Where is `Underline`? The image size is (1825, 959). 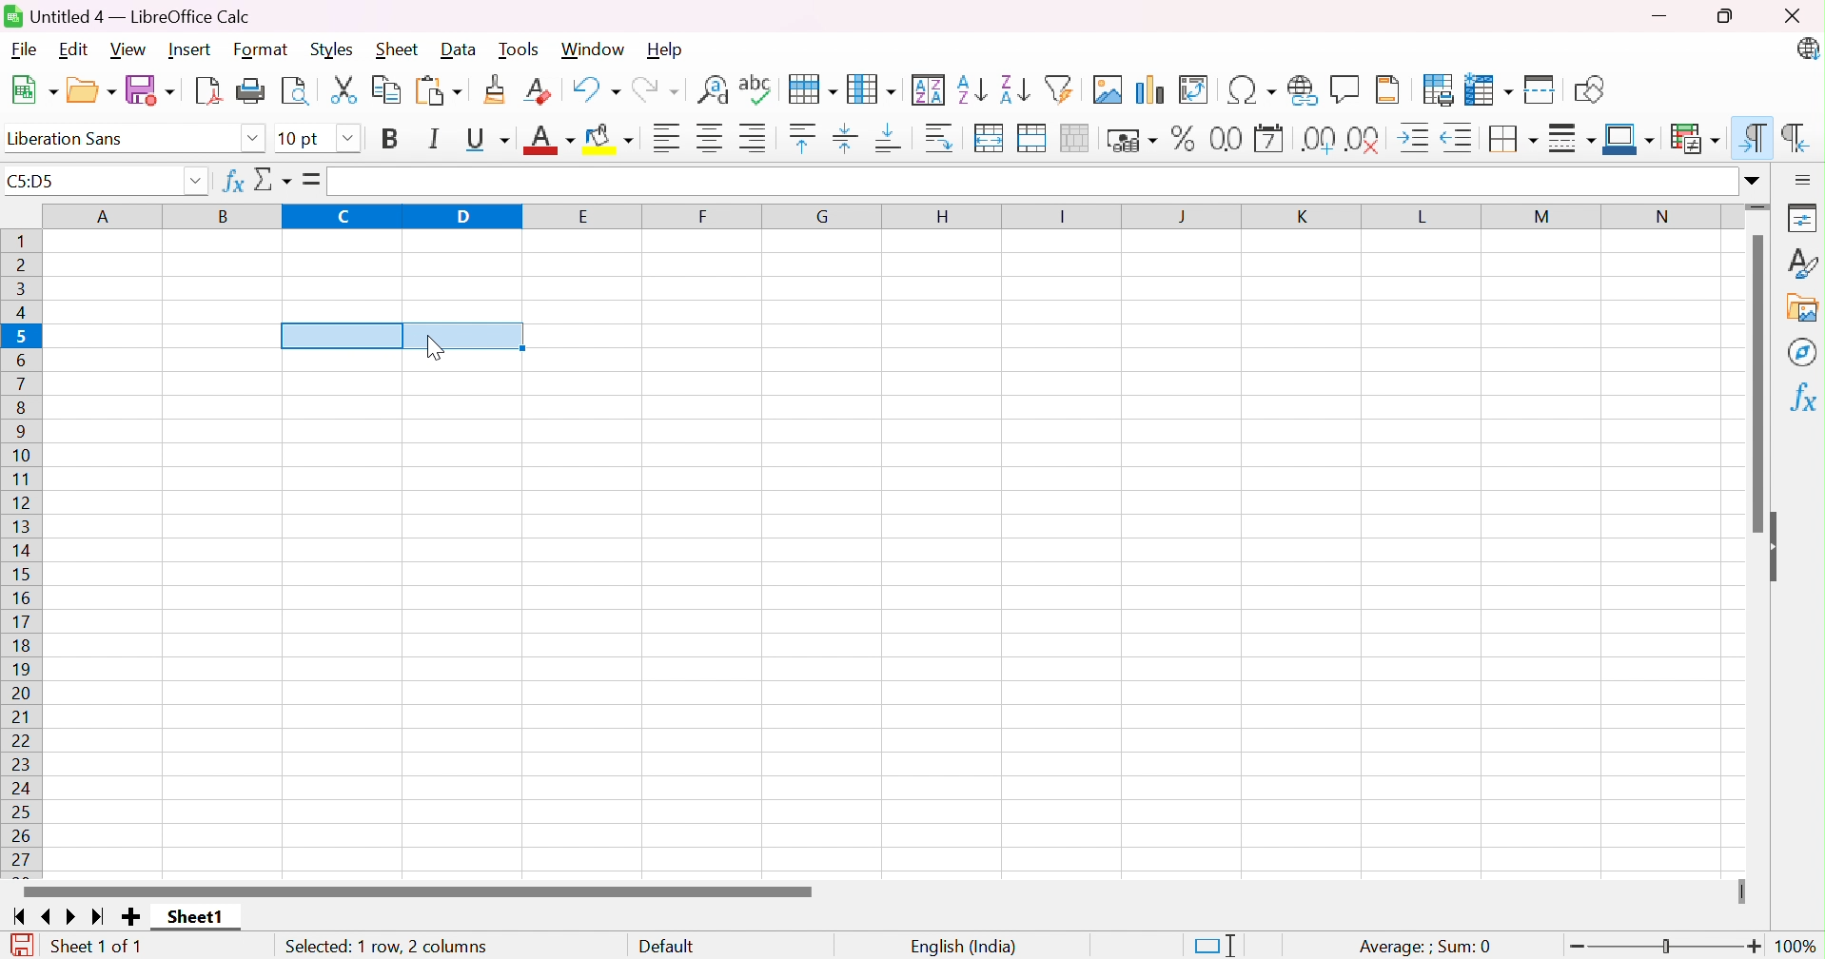
Underline is located at coordinates (486, 139).